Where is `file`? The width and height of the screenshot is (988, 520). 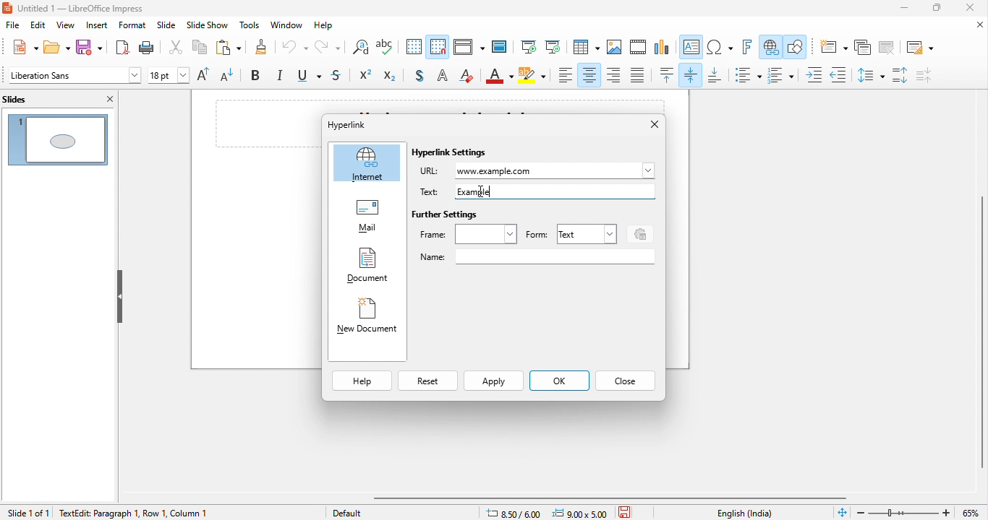
file is located at coordinates (12, 27).